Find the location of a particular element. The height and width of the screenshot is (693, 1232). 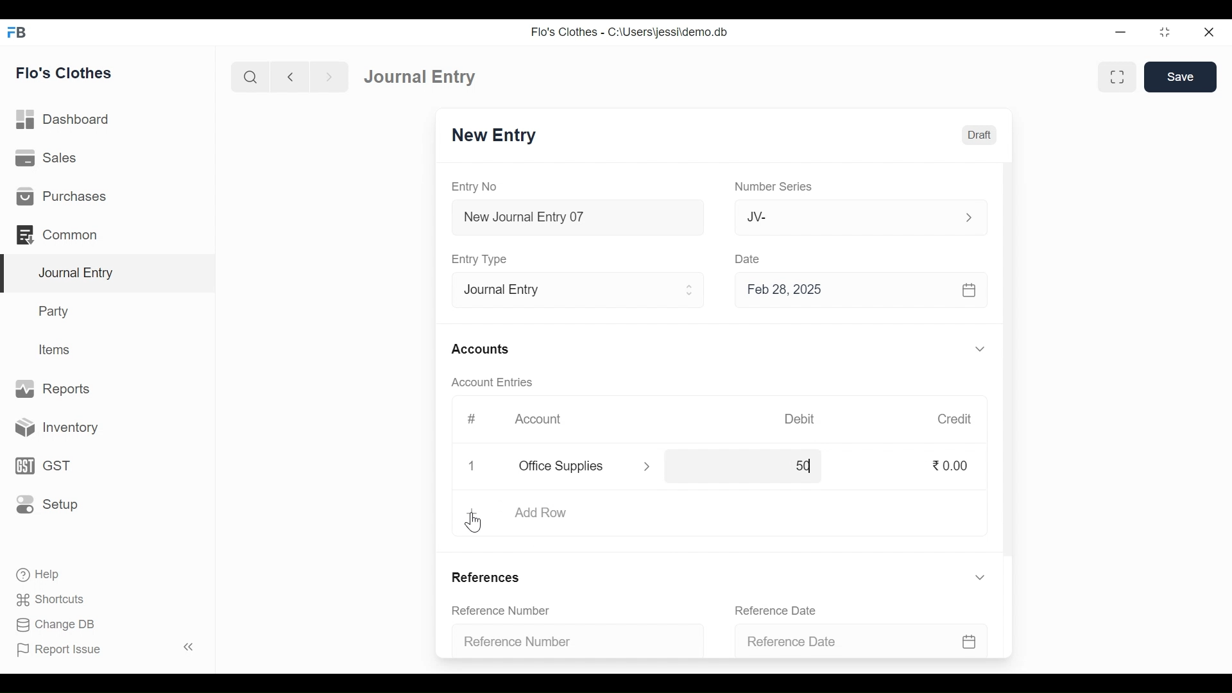

Reports is located at coordinates (54, 388).